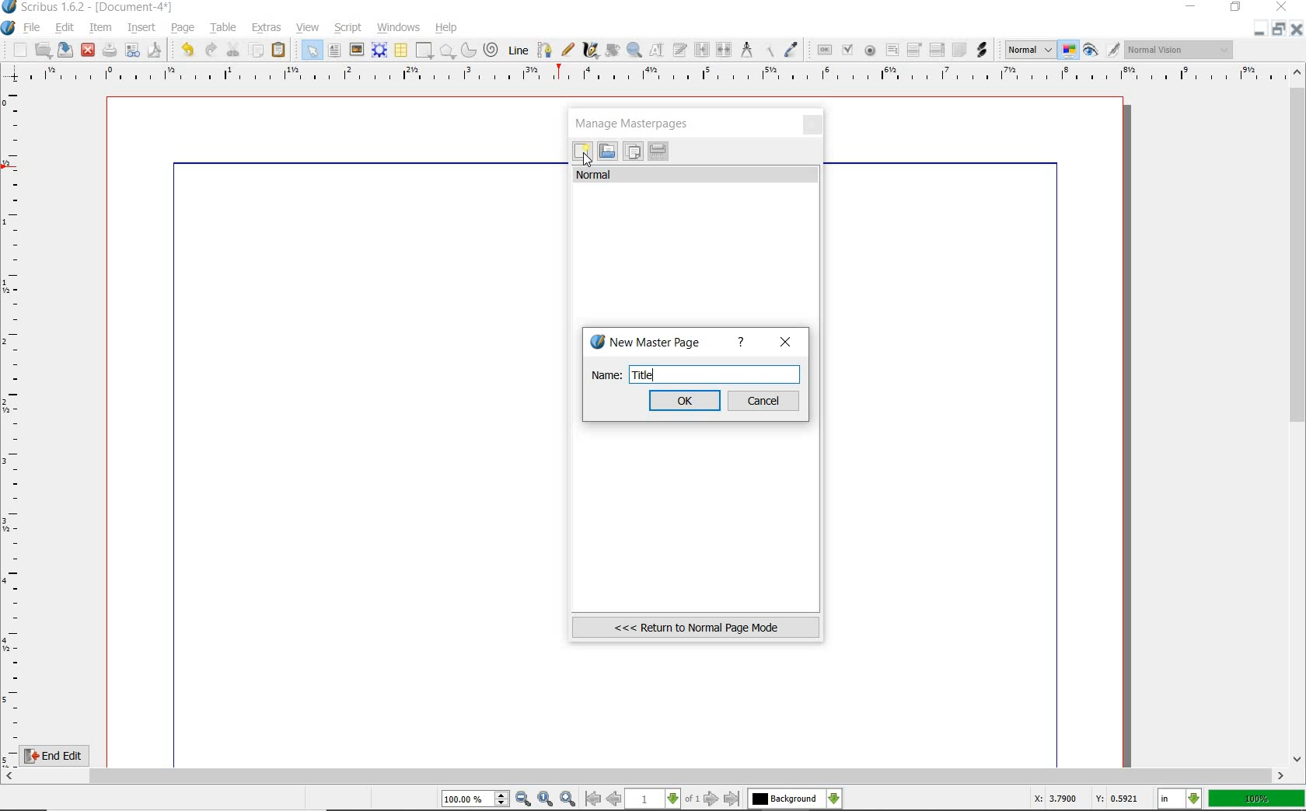 Image resolution: width=1306 pixels, height=811 pixels. What do you see at coordinates (15, 50) in the screenshot?
I see `new` at bounding box center [15, 50].